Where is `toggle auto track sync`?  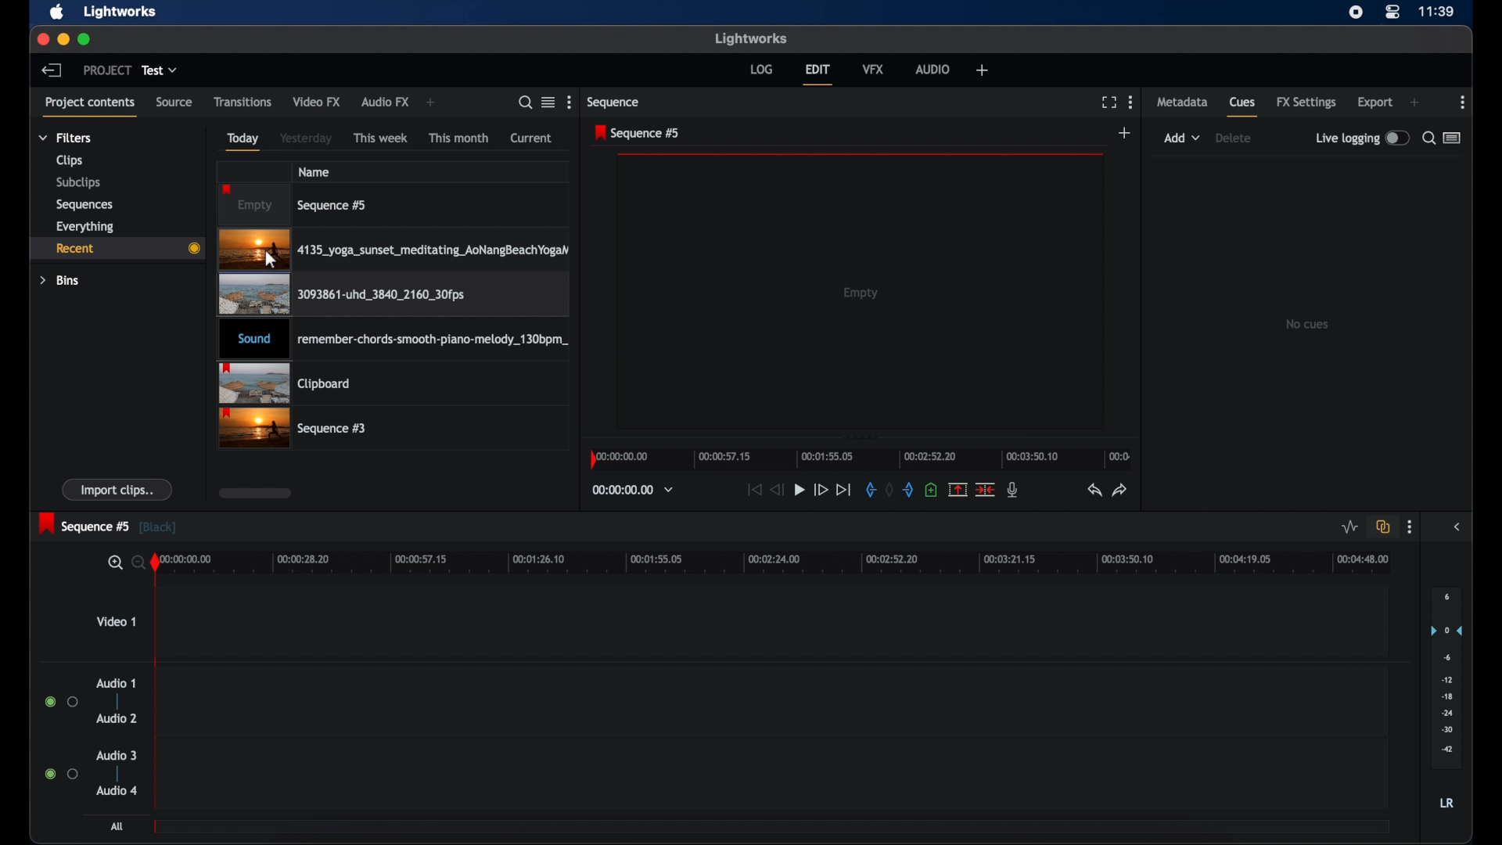
toggle auto track sync is located at coordinates (1383, 527).